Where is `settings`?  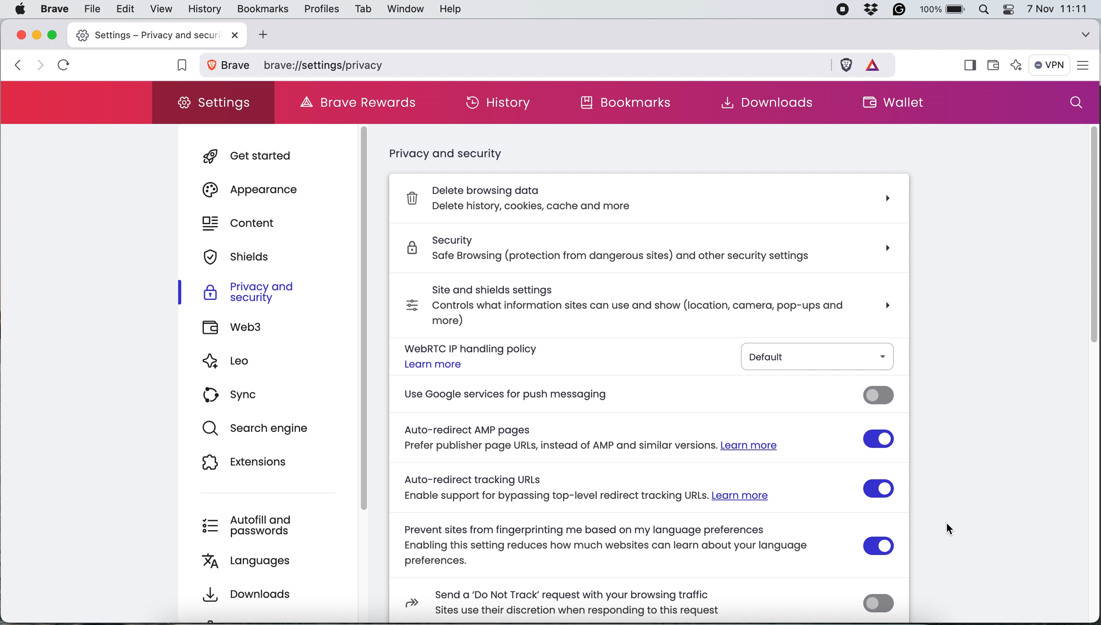
settings is located at coordinates (1087, 66).